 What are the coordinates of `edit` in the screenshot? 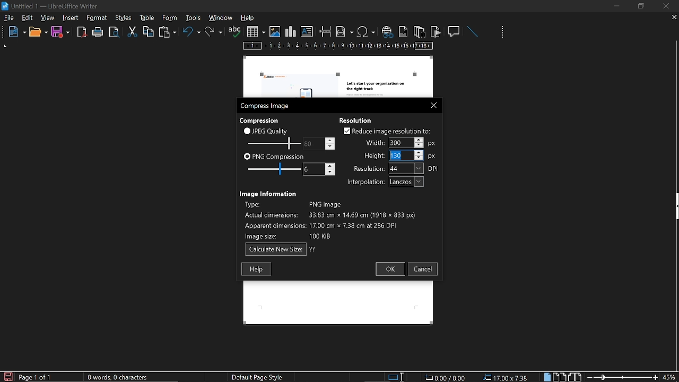 It's located at (28, 19).